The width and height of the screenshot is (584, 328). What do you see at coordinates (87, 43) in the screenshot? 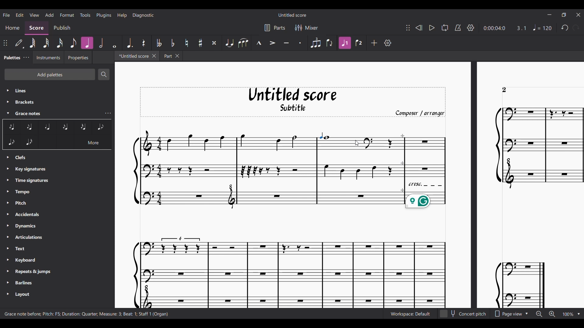
I see `Highlighted after addition of grace note` at bounding box center [87, 43].